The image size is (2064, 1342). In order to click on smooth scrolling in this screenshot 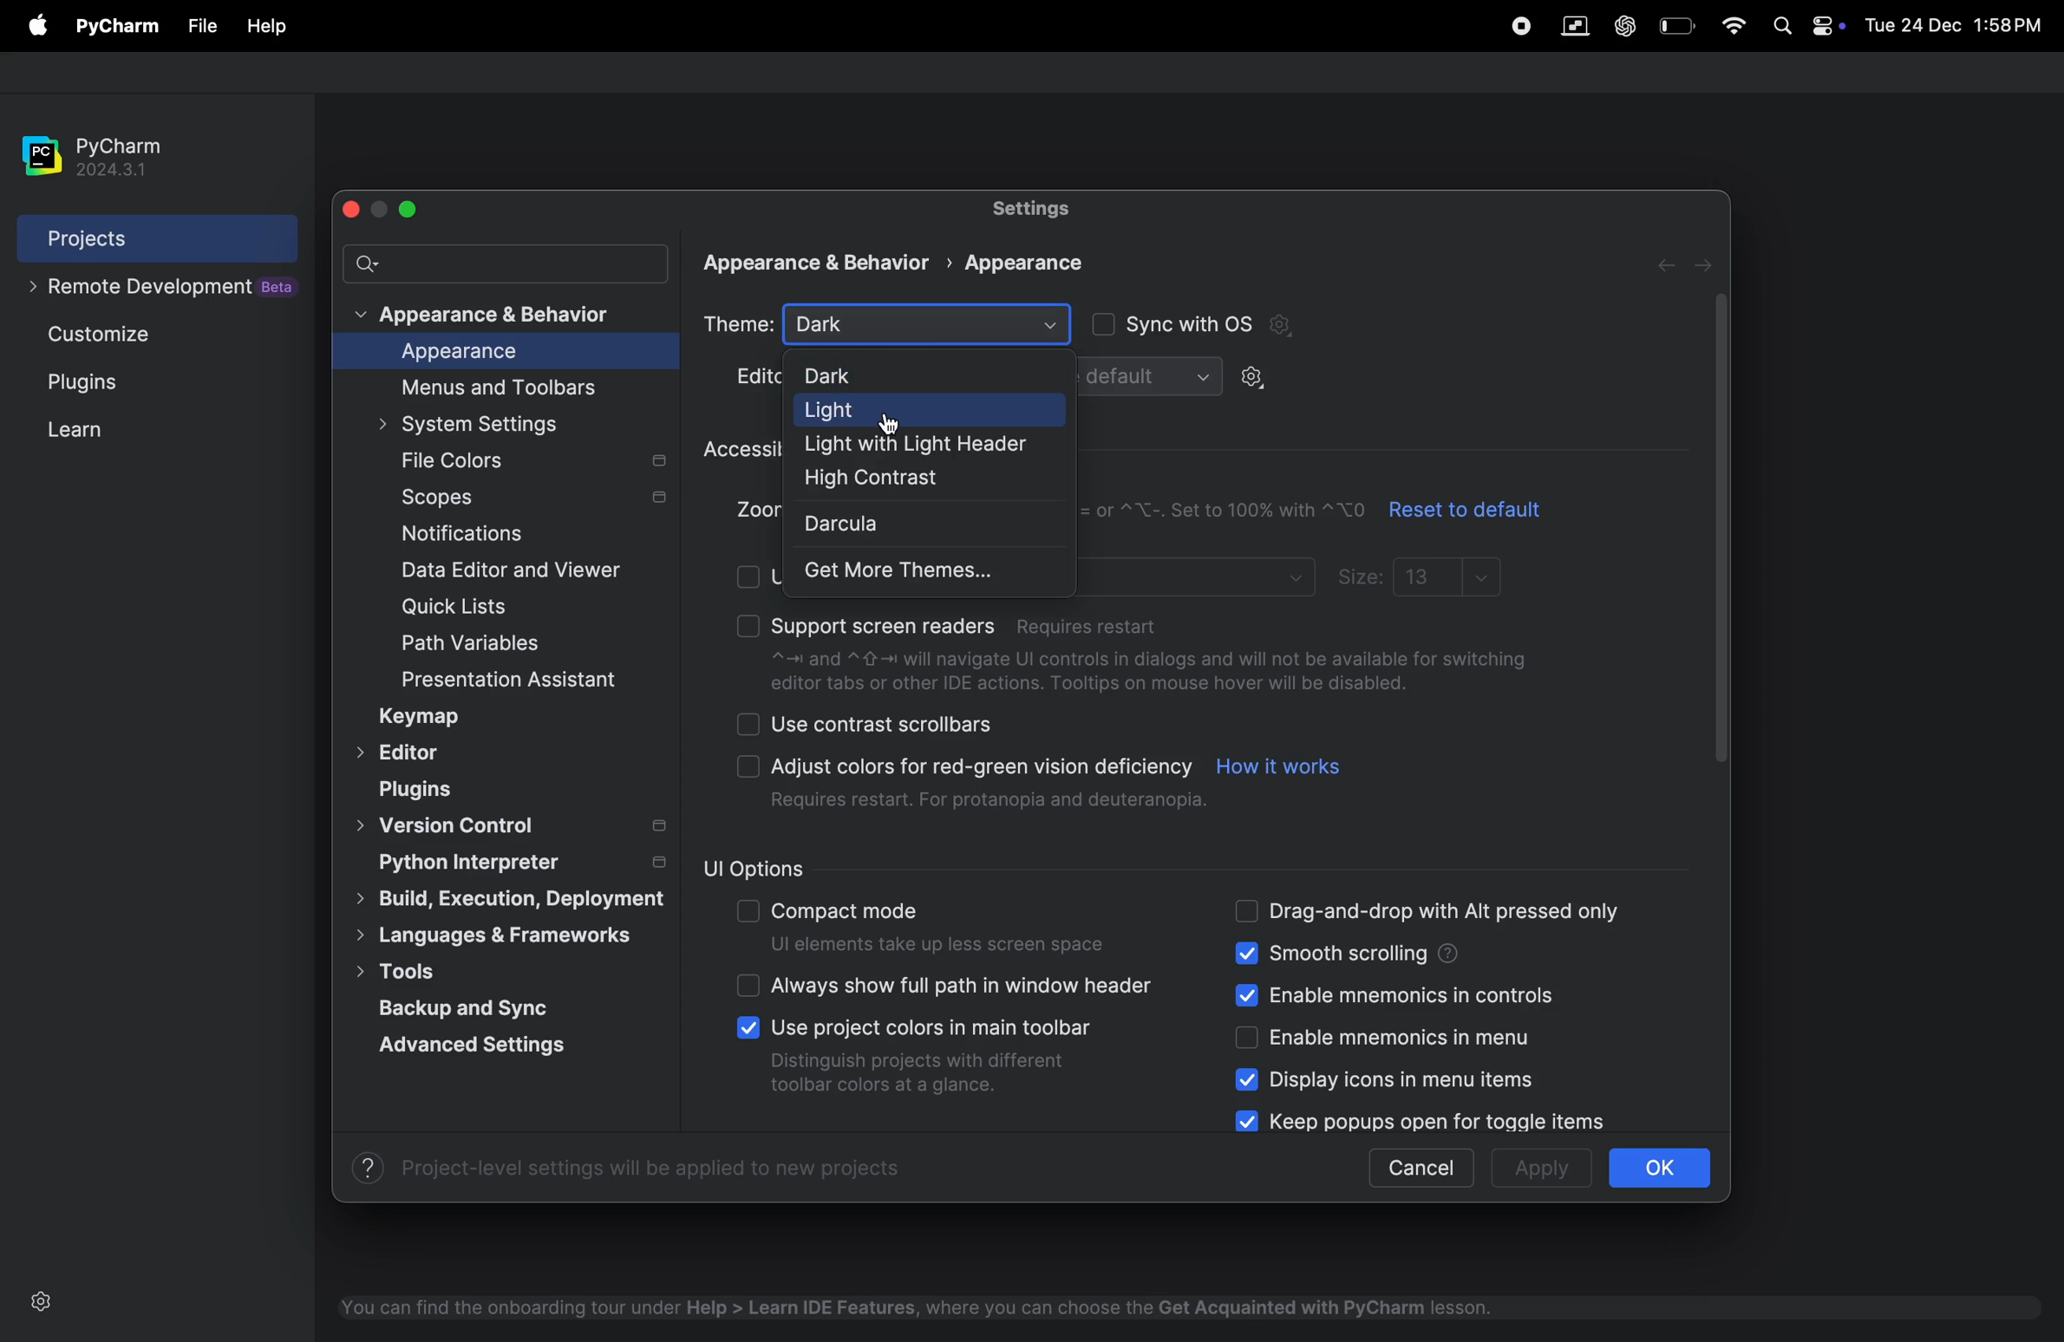, I will do `click(1369, 954)`.